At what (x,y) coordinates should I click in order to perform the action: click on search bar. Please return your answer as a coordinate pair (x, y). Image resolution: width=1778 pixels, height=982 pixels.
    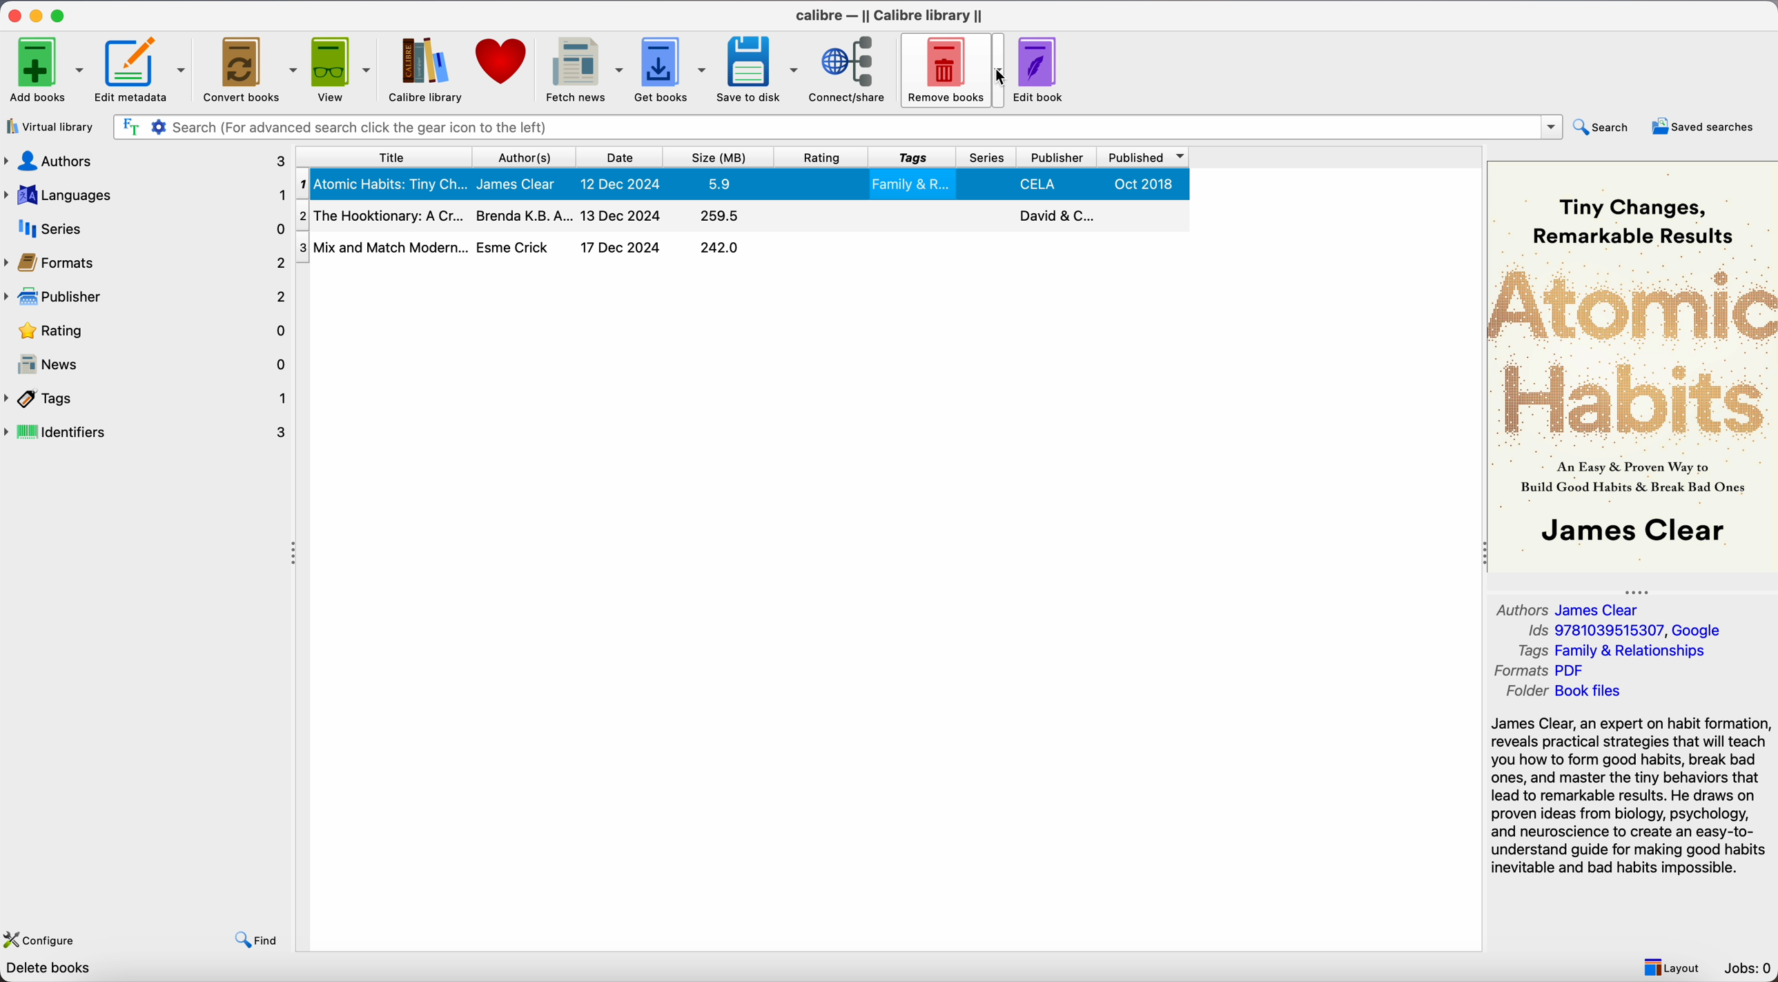
    Looking at the image, I should click on (840, 126).